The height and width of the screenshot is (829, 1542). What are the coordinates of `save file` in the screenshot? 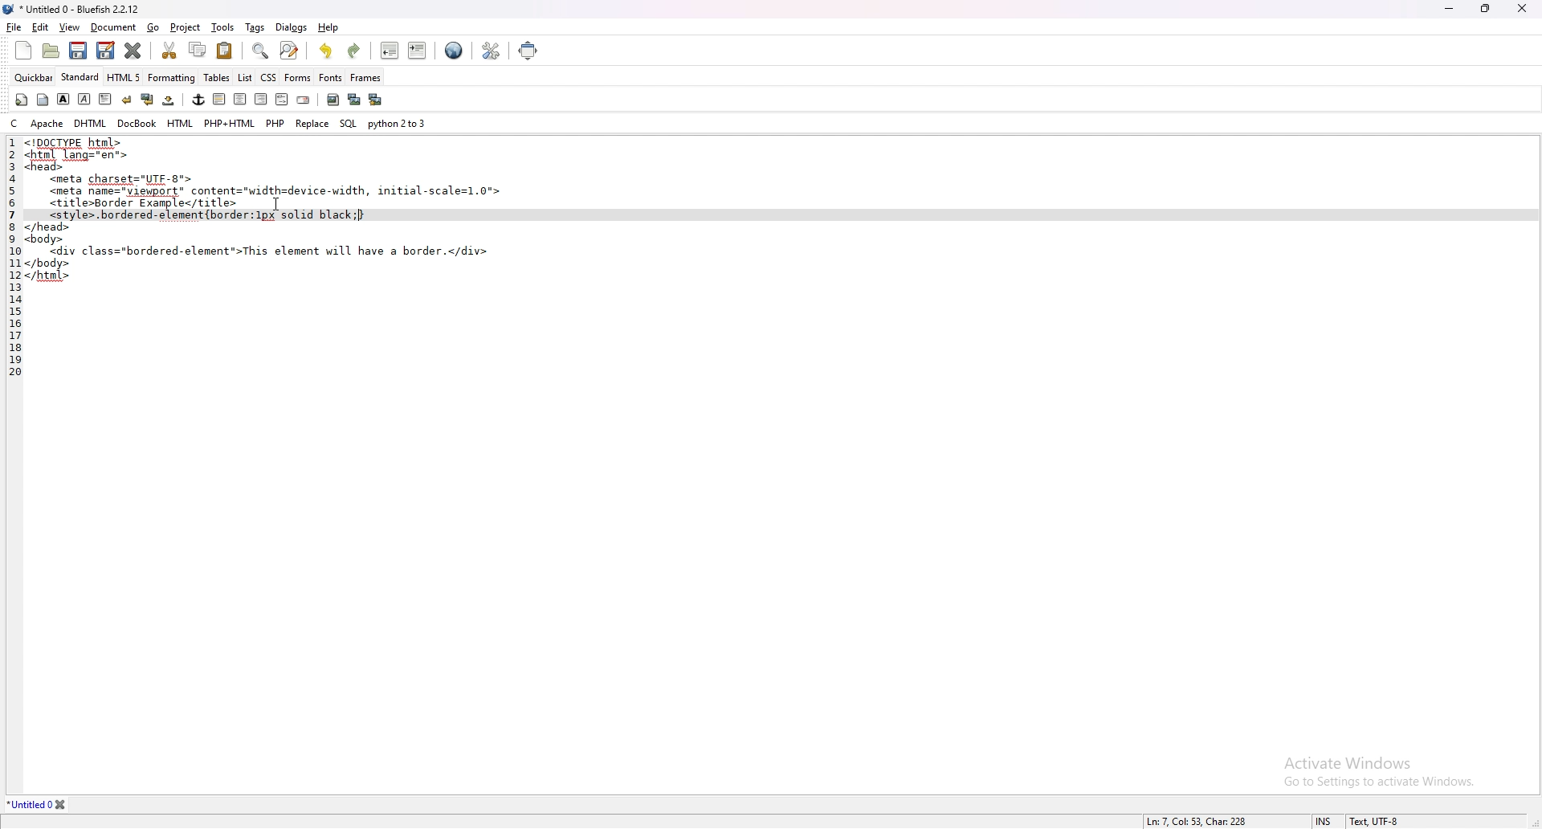 It's located at (76, 51).